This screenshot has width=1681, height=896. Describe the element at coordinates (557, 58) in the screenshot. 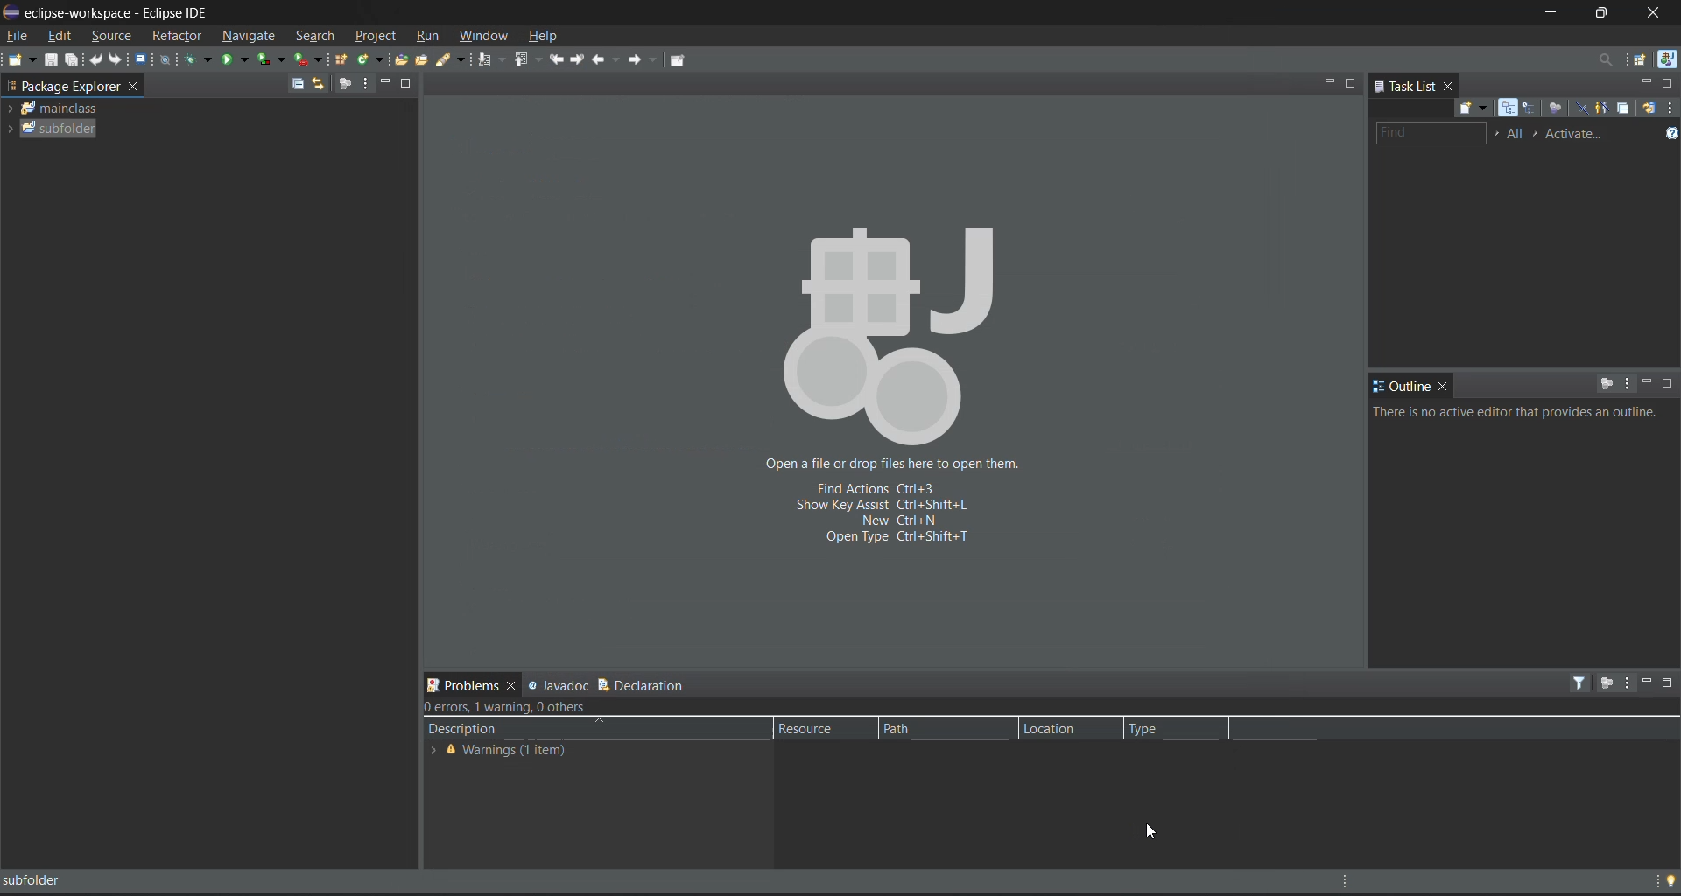

I see `previous edit location` at that location.